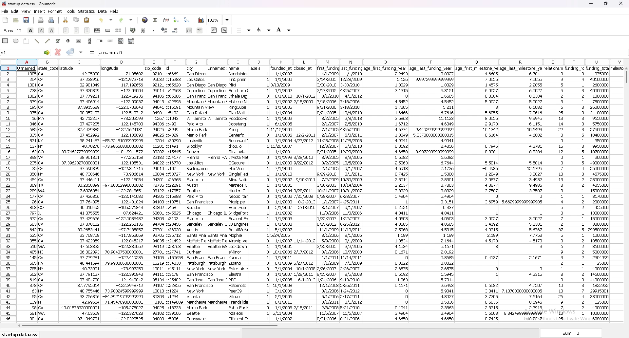 This screenshot has width=629, height=338. What do you see at coordinates (154, 30) in the screenshot?
I see `thousands separator` at bounding box center [154, 30].